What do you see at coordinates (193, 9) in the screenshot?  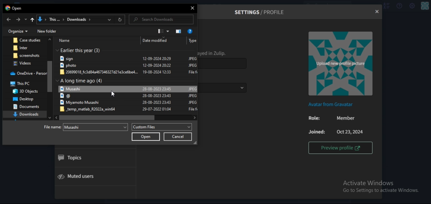 I see `close` at bounding box center [193, 9].